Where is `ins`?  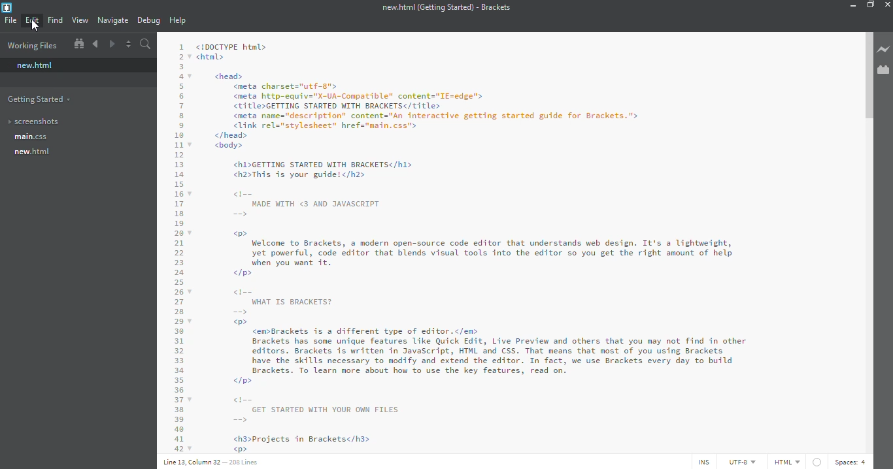
ins is located at coordinates (702, 462).